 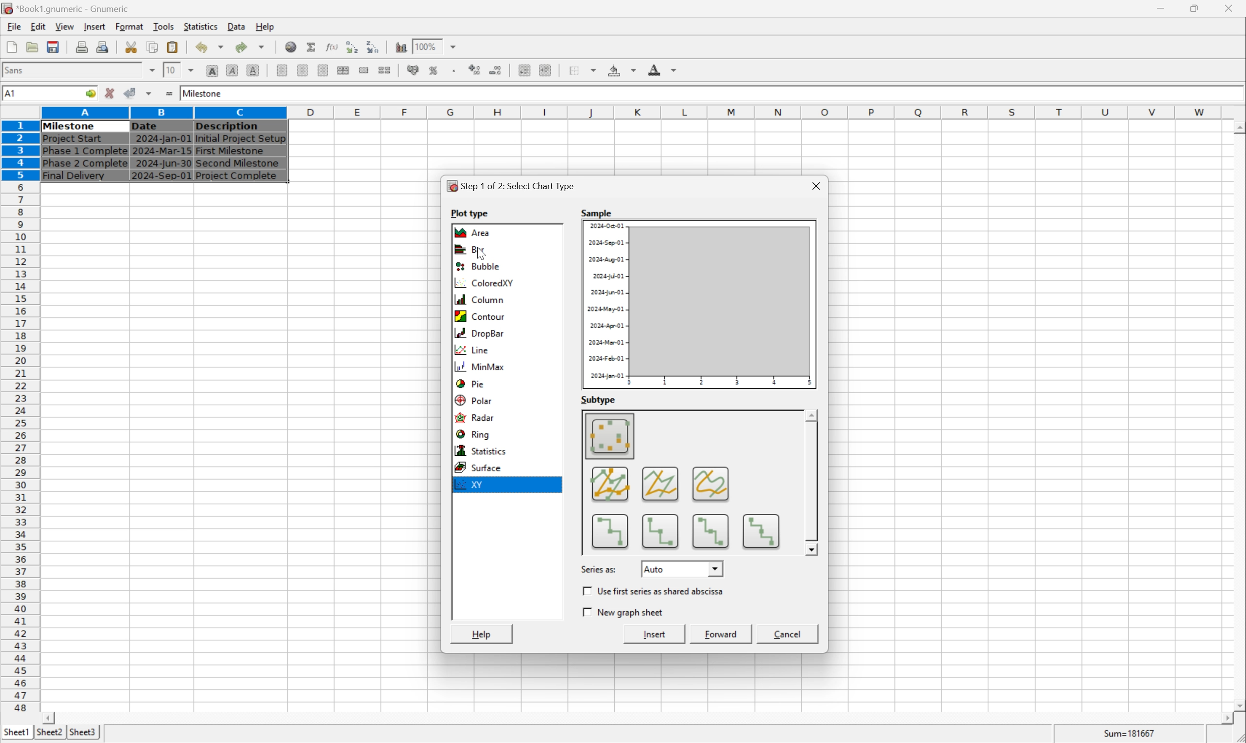 I want to click on coloredxy, so click(x=483, y=284).